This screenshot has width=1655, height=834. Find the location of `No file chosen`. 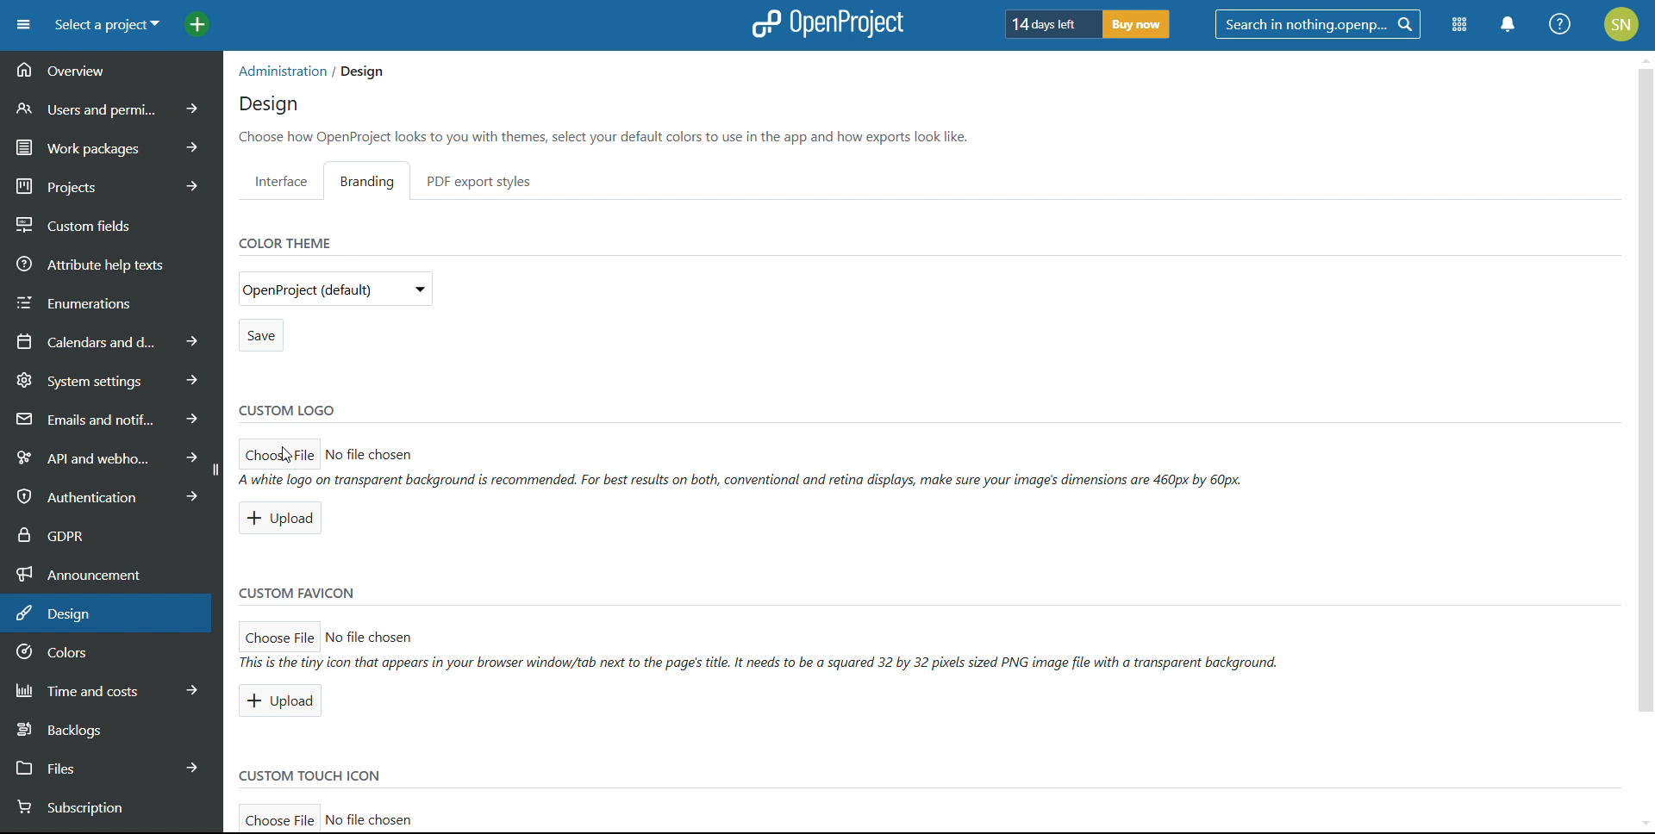

No file chosen is located at coordinates (378, 452).